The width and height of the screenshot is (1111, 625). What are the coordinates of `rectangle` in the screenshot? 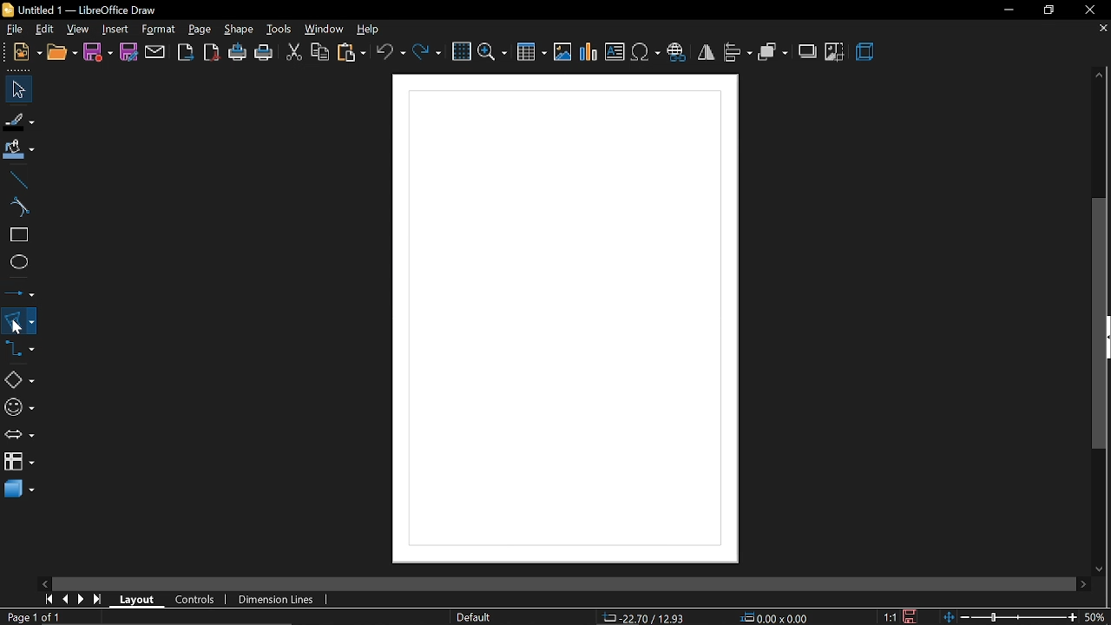 It's located at (16, 236).